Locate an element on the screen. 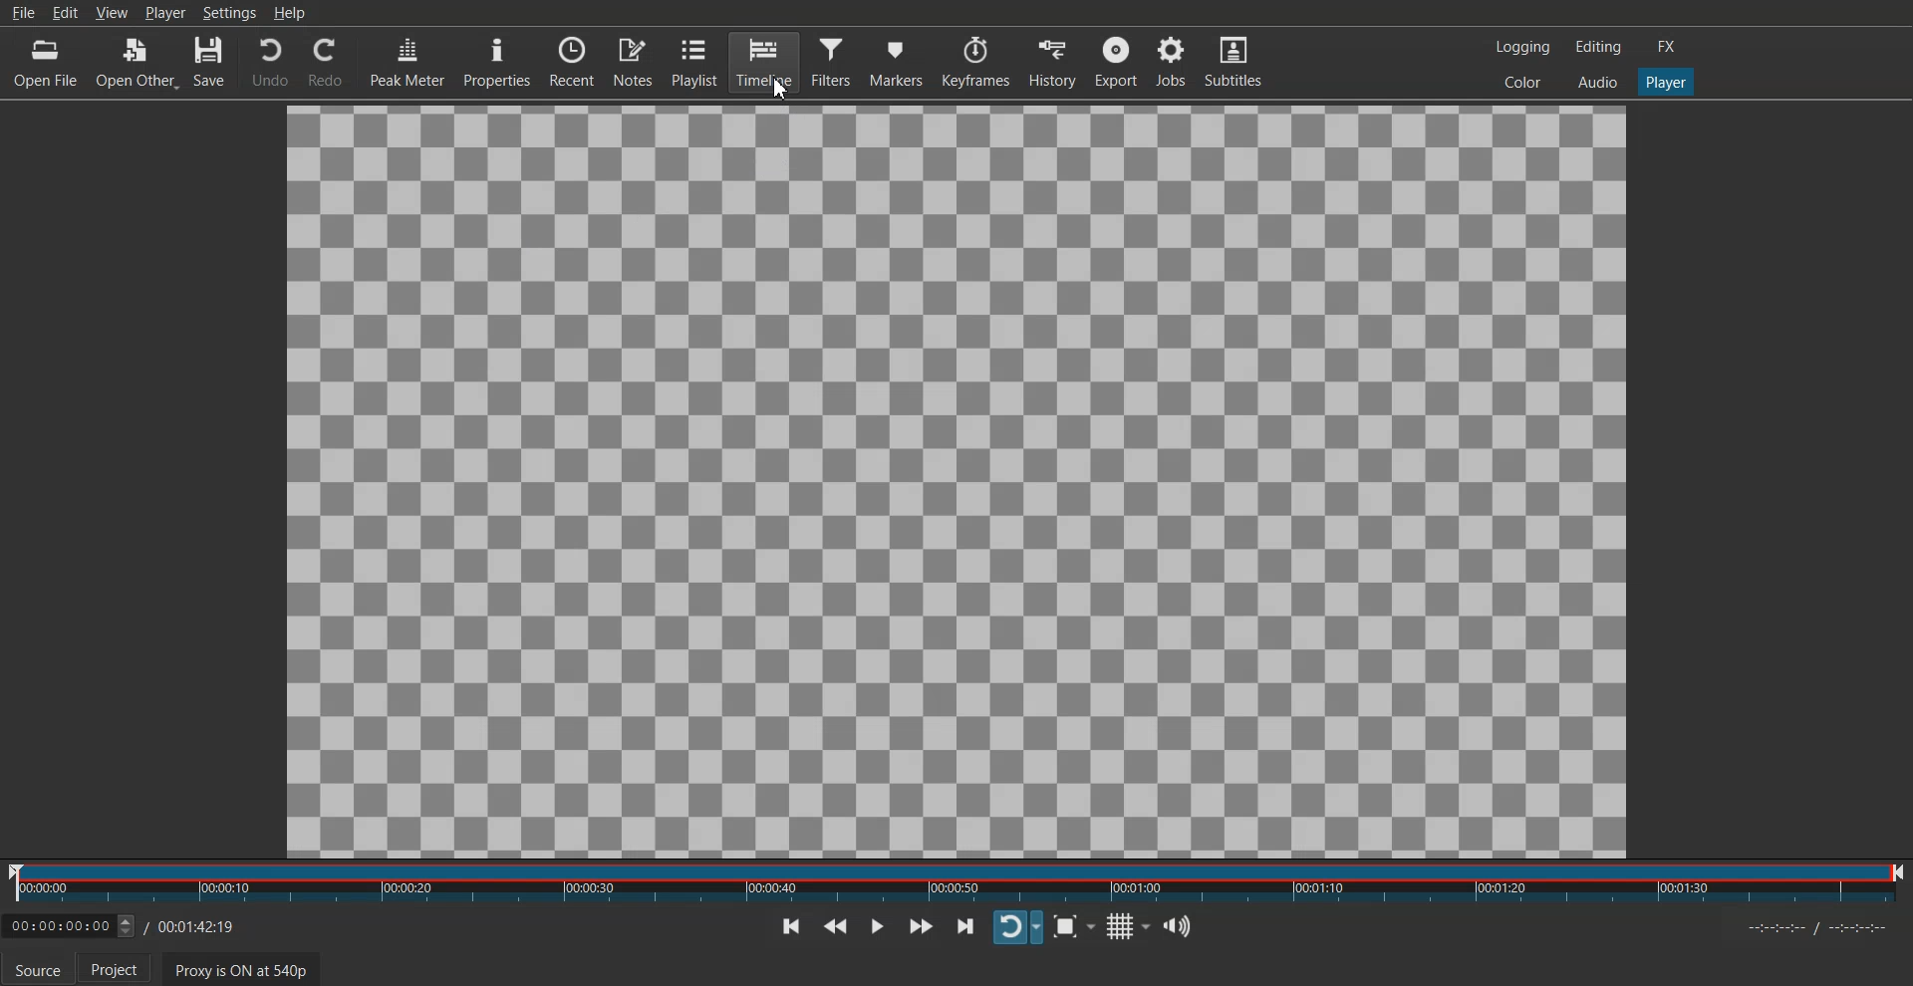 The width and height of the screenshot is (1913, 986). File is located at coordinates (22, 12).